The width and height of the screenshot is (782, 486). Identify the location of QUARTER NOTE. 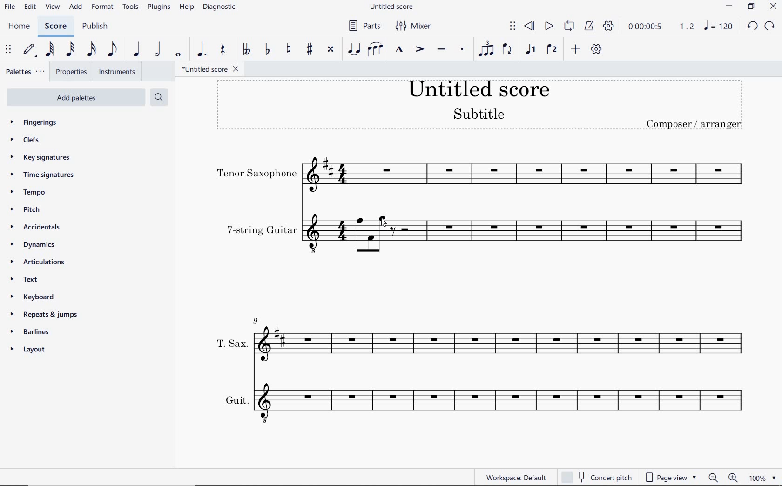
(138, 50).